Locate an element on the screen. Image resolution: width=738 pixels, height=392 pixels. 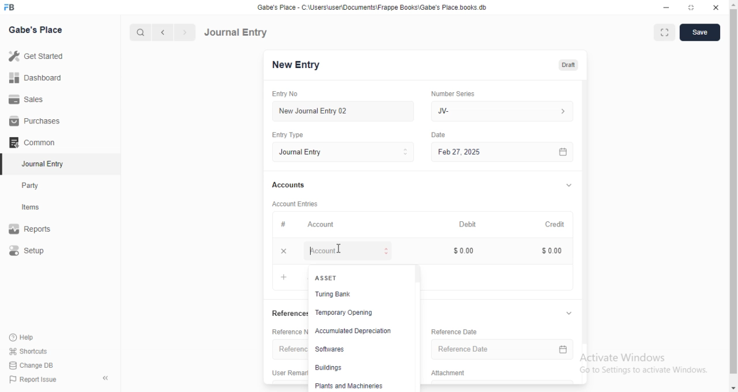
Reference Number is located at coordinates (286, 331).